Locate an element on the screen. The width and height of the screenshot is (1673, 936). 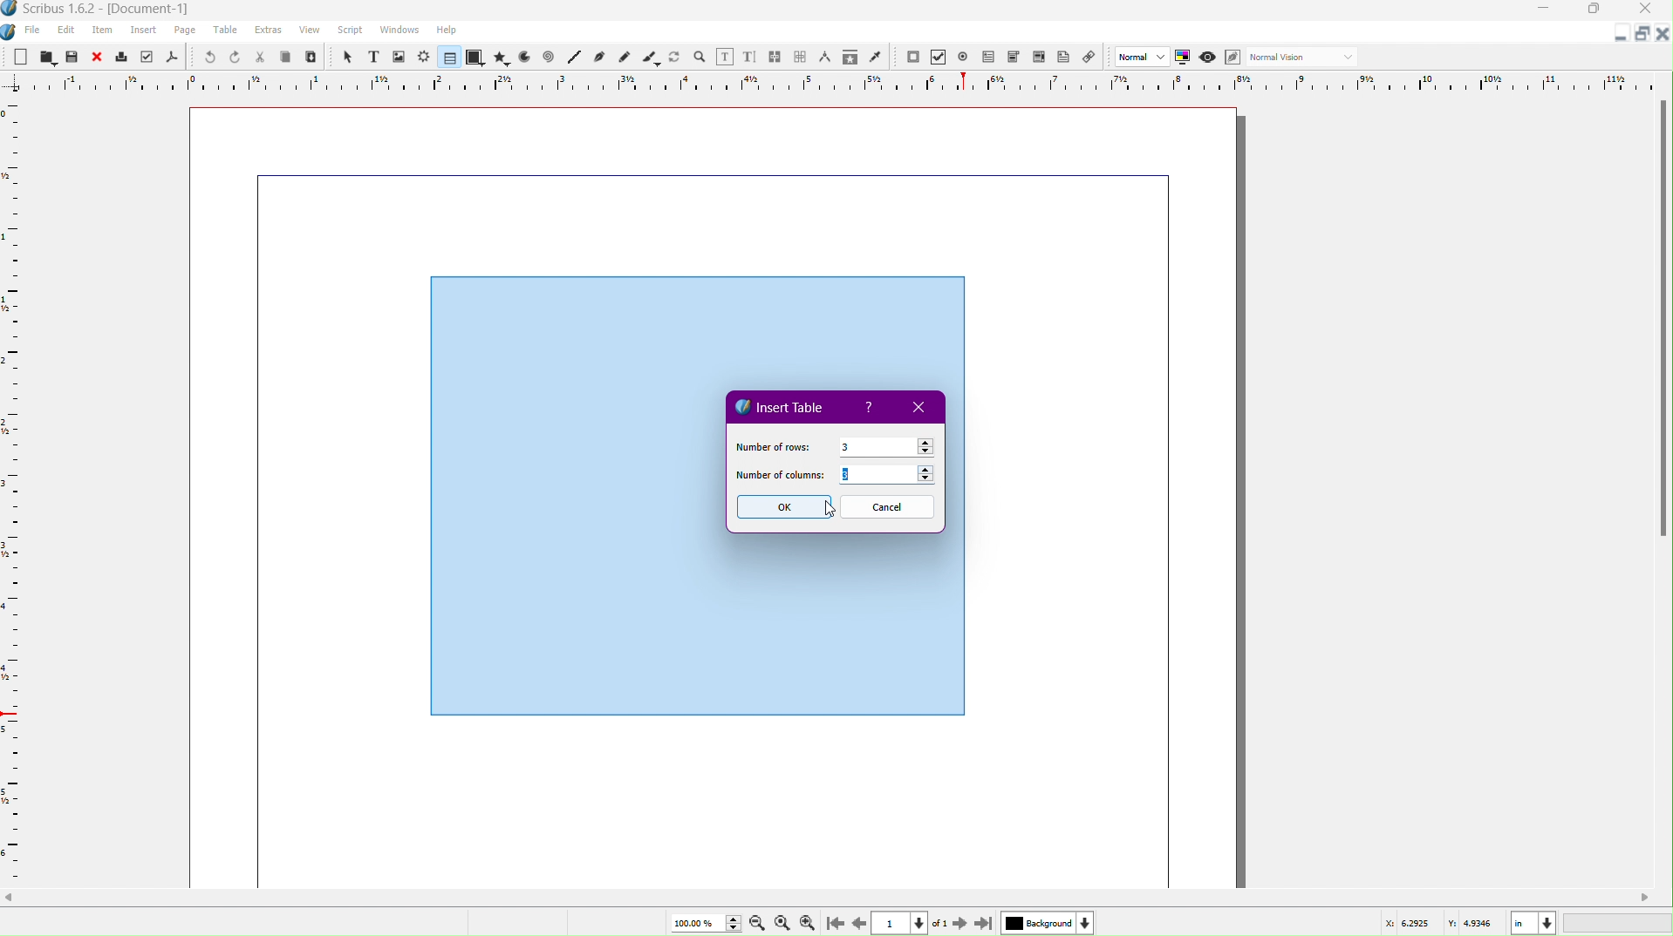
Cursor is located at coordinates (818, 510).